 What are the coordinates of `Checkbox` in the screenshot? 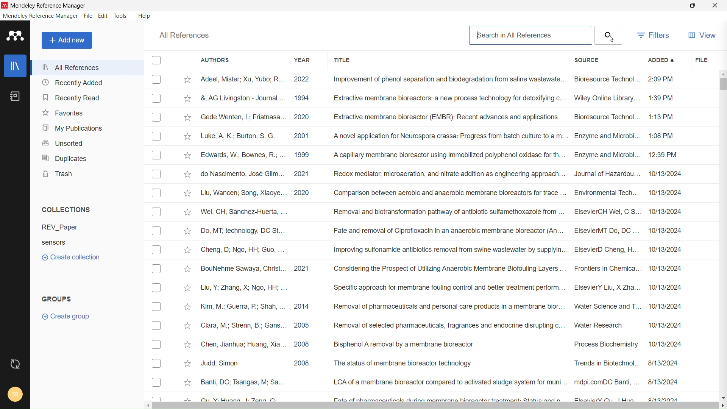 It's located at (157, 365).